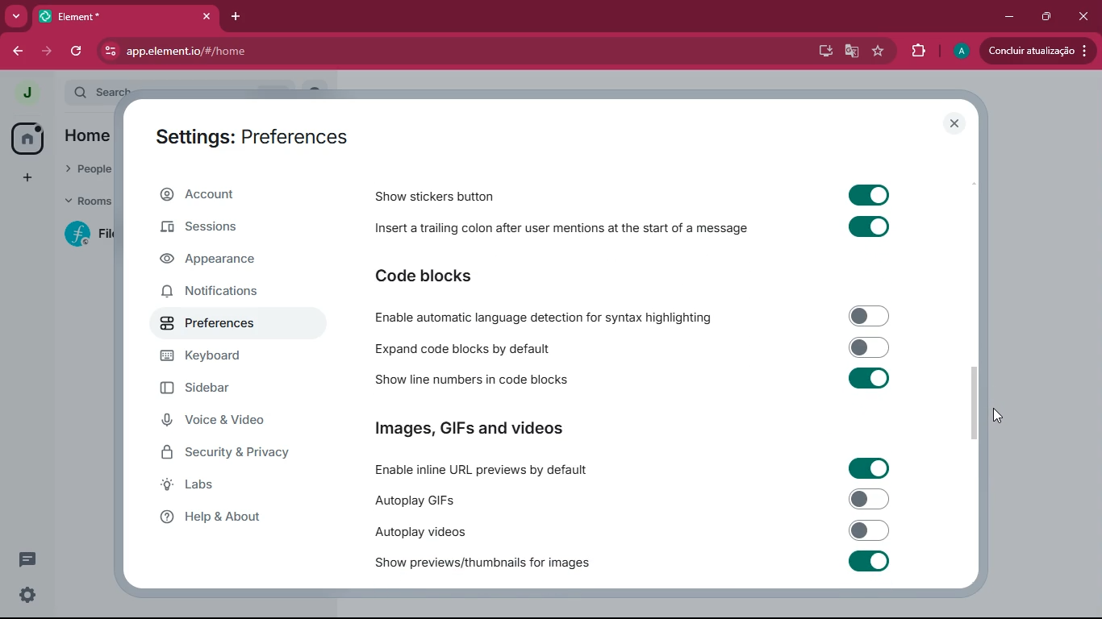 The image size is (1102, 619). Describe the element at coordinates (234, 521) in the screenshot. I see `help` at that location.